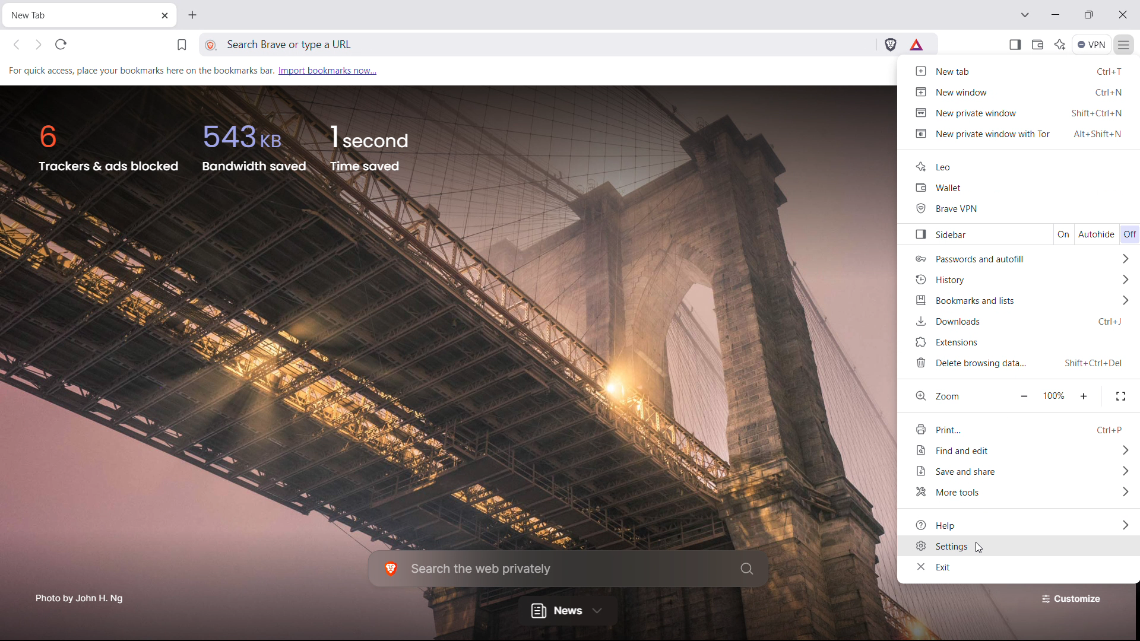  What do you see at coordinates (164, 15) in the screenshot?
I see `close tab` at bounding box center [164, 15].